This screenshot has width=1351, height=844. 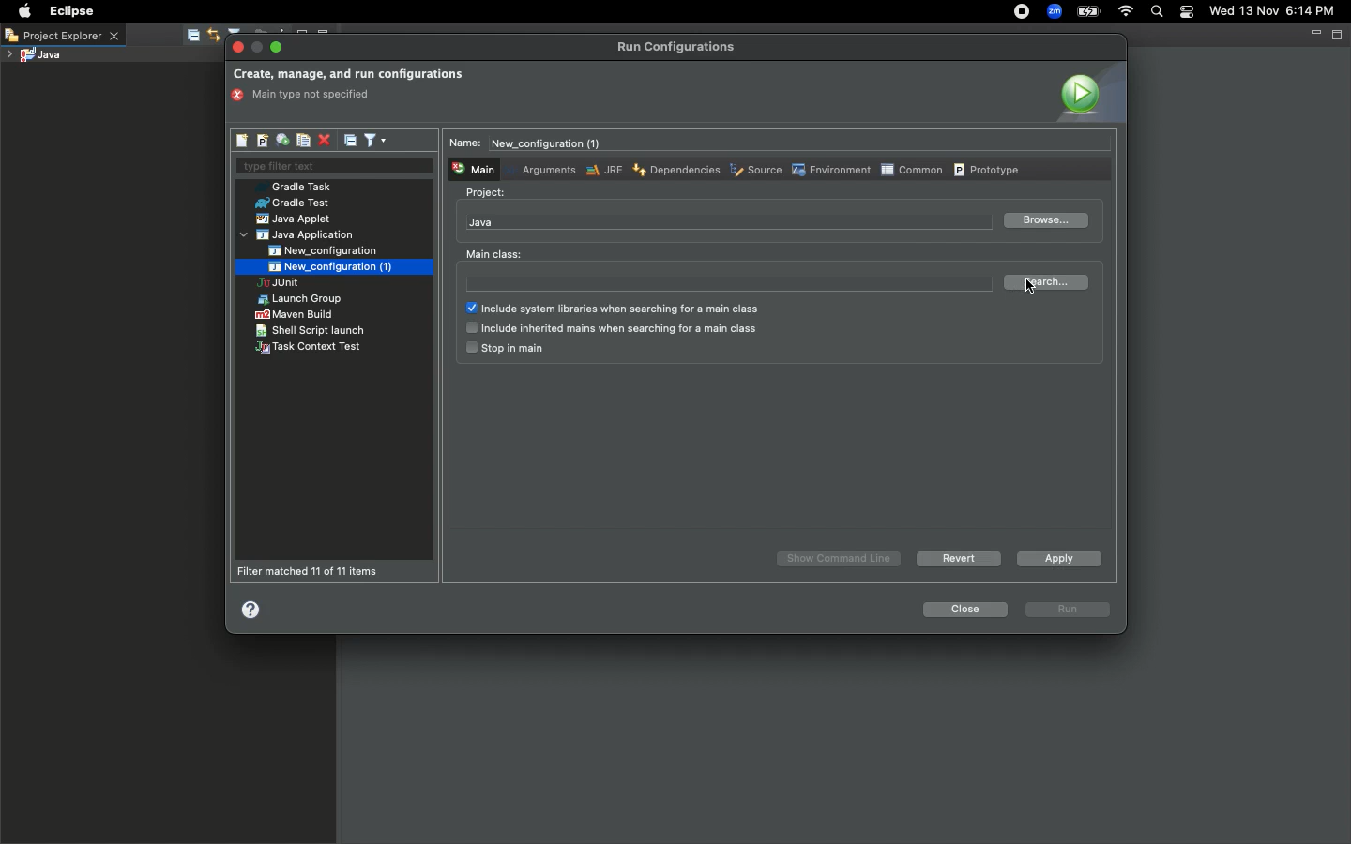 I want to click on JUnit, so click(x=294, y=284).